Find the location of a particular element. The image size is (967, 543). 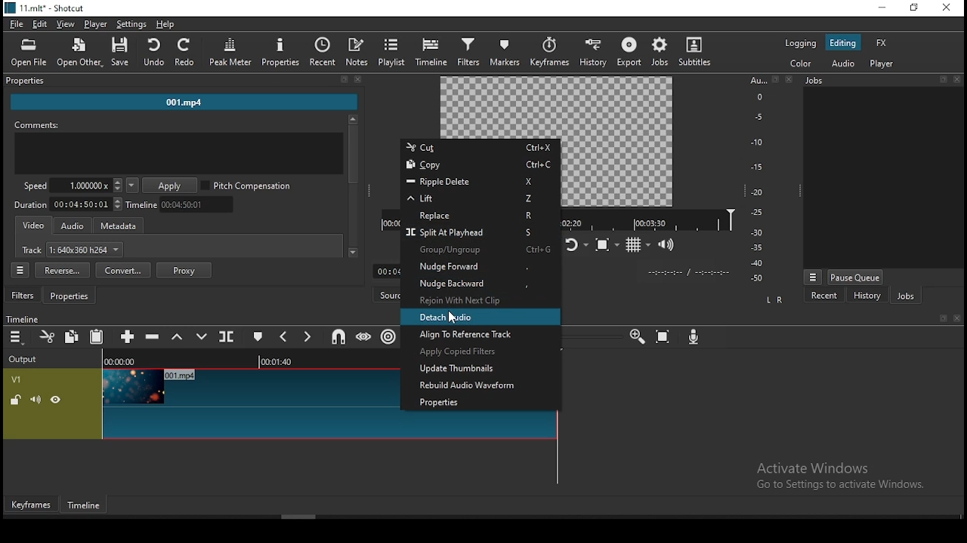

(un)mute is located at coordinates (38, 399).